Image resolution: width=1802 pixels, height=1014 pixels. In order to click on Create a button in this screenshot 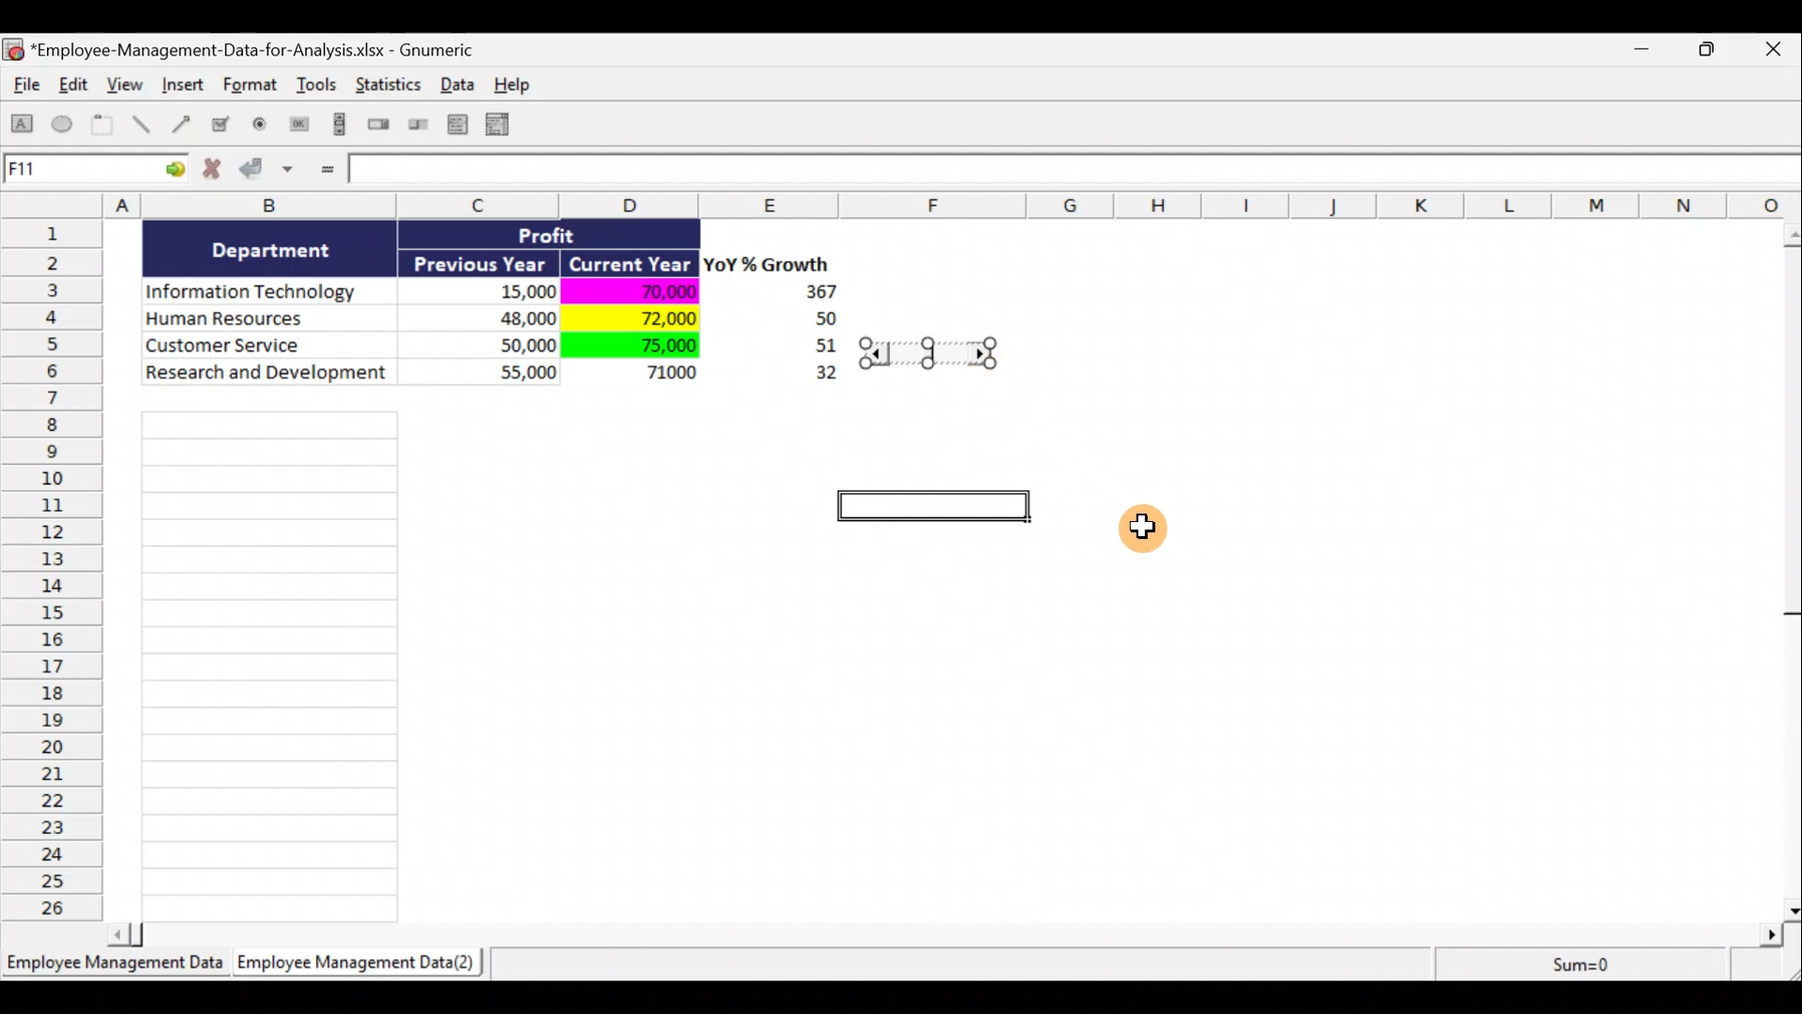, I will do `click(298, 129)`.